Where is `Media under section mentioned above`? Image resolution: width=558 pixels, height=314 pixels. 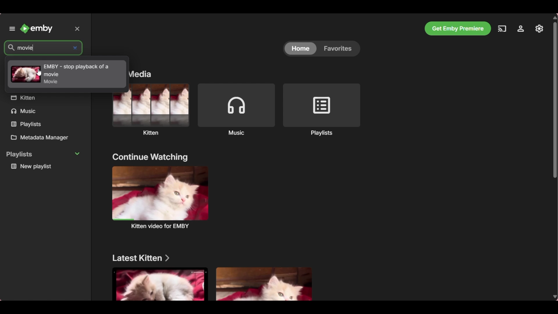 Media under section mentioned above is located at coordinates (160, 284).